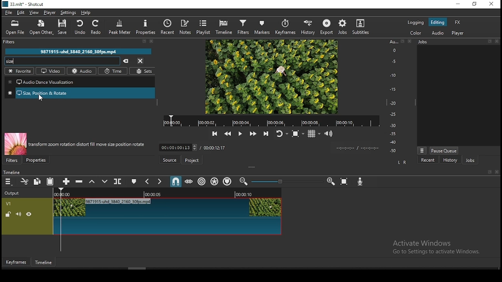 This screenshot has width=502, height=282. What do you see at coordinates (35, 12) in the screenshot?
I see `view` at bounding box center [35, 12].